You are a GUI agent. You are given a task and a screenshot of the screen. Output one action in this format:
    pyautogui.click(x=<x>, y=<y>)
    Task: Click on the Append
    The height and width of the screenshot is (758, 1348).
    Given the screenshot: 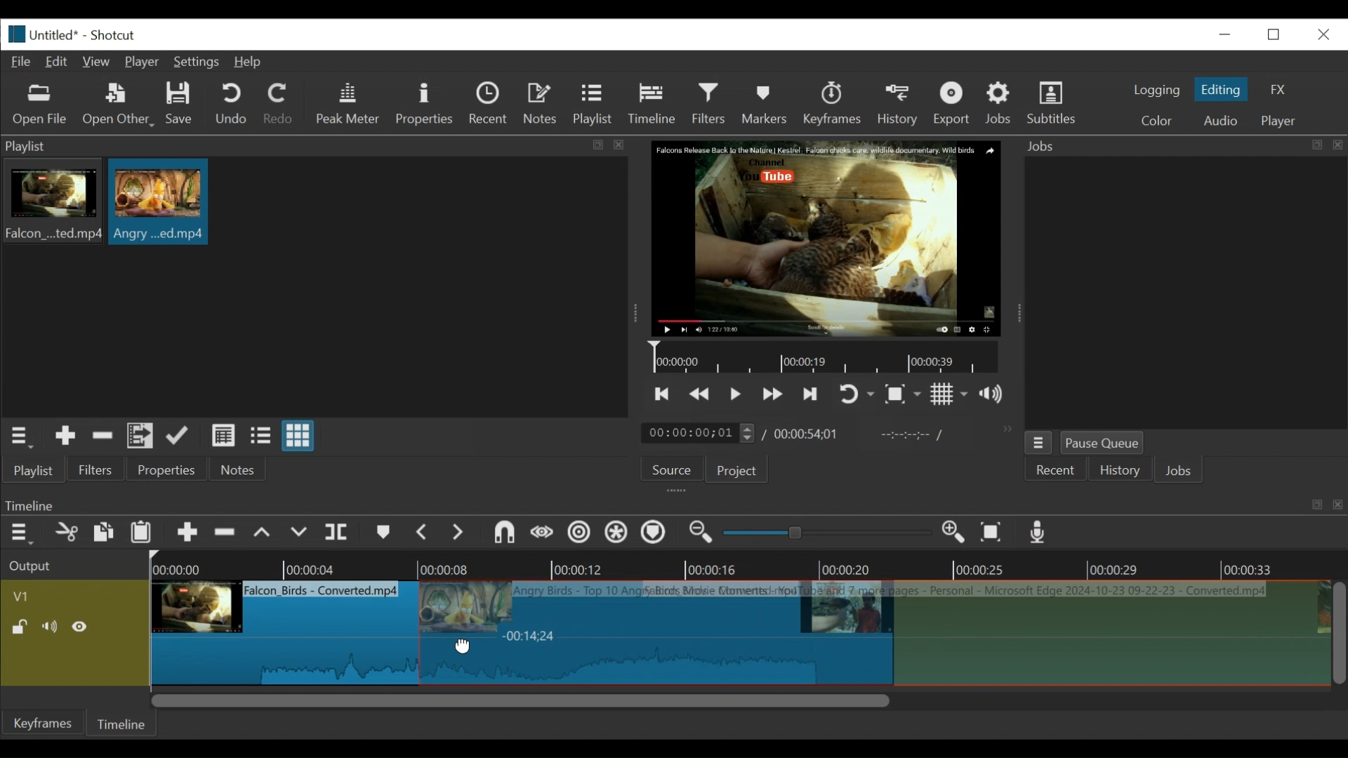 What is the action you would take?
    pyautogui.click(x=187, y=536)
    